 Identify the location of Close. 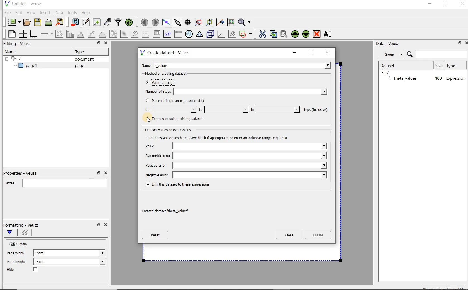
(289, 235).